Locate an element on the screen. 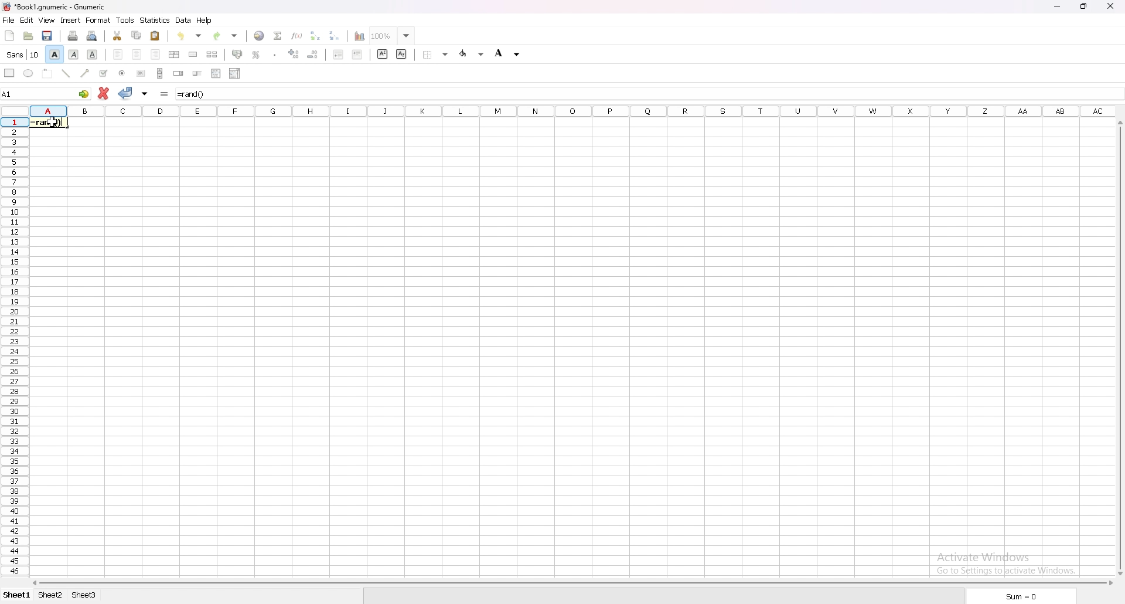 This screenshot has width=1125, height=604. new is located at coordinates (10, 36).